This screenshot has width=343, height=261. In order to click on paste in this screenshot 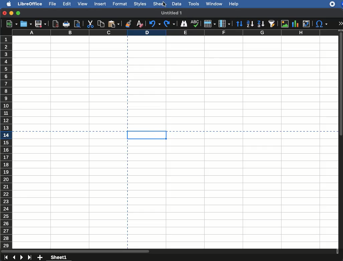, I will do `click(115, 23)`.